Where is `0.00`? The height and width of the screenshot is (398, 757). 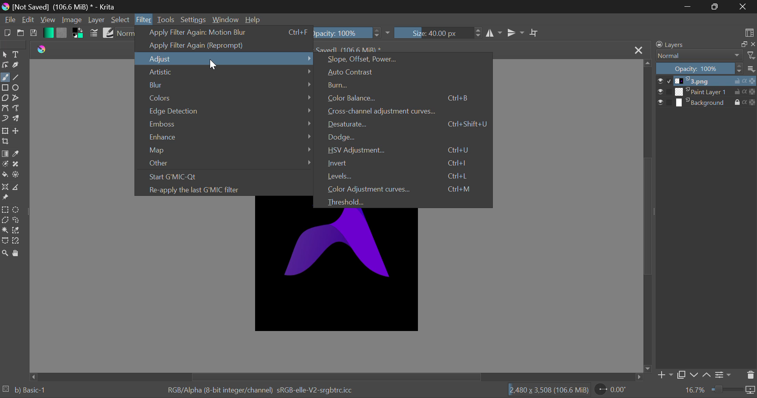
0.00 is located at coordinates (613, 391).